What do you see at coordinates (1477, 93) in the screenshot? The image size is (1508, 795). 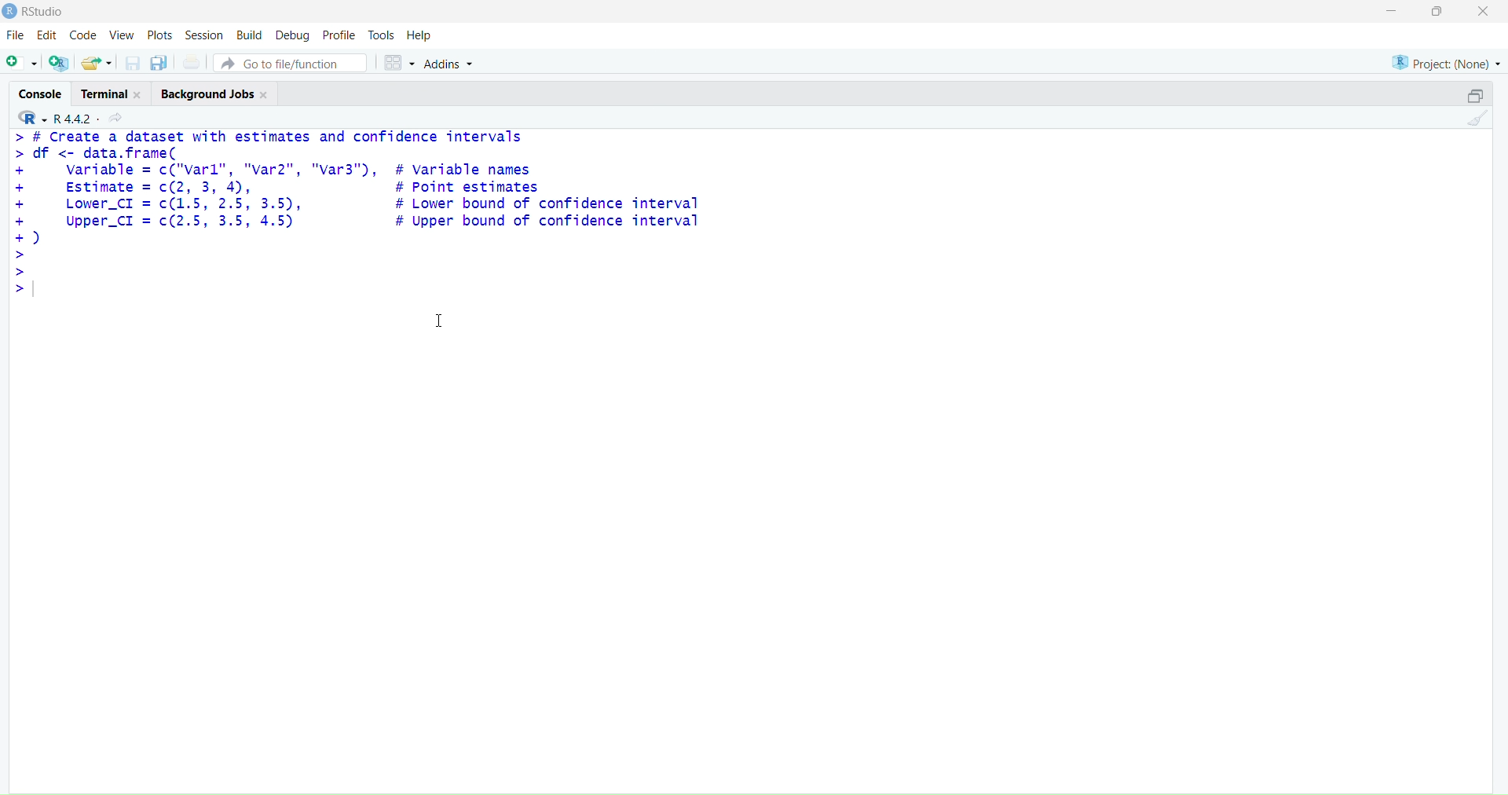 I see `maximize` at bounding box center [1477, 93].